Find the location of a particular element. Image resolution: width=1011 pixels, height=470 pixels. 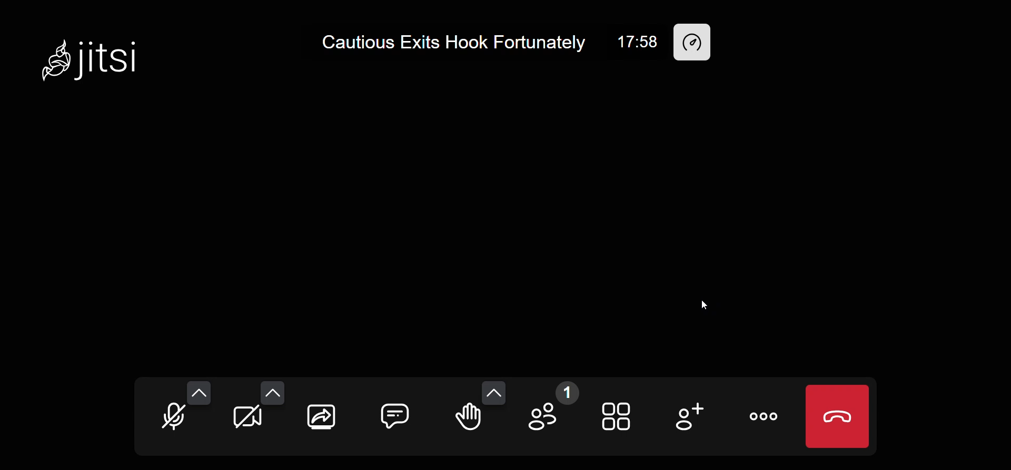

leave meeting is located at coordinates (836, 416).